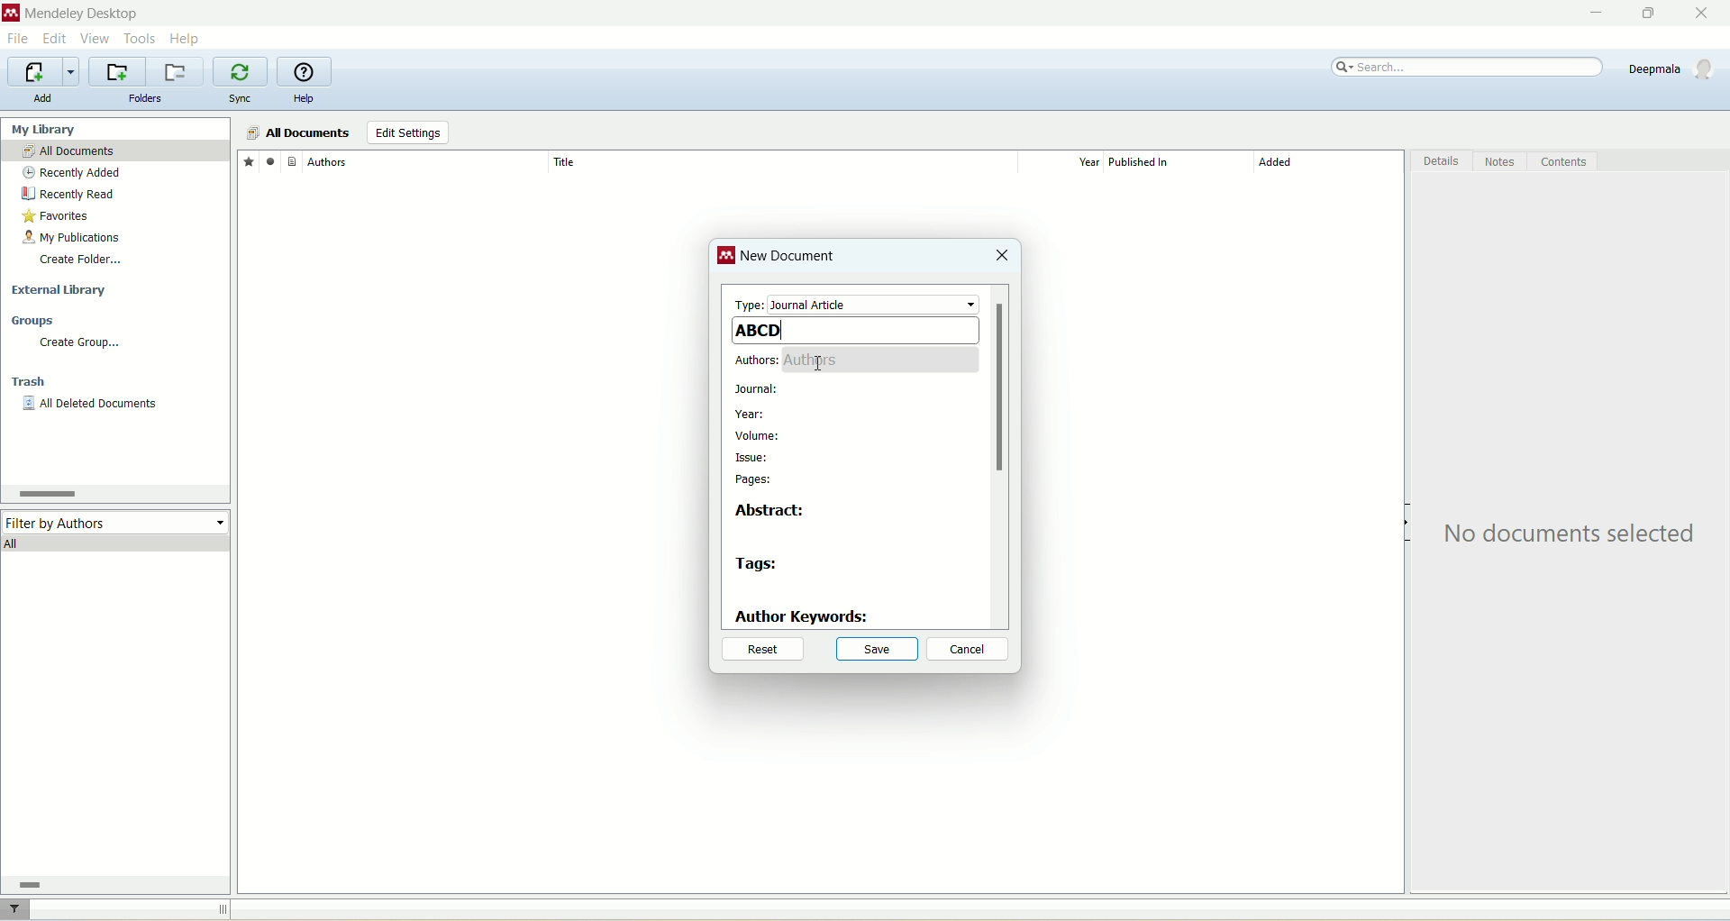  What do you see at coordinates (1674, 68) in the screenshot?
I see `account` at bounding box center [1674, 68].